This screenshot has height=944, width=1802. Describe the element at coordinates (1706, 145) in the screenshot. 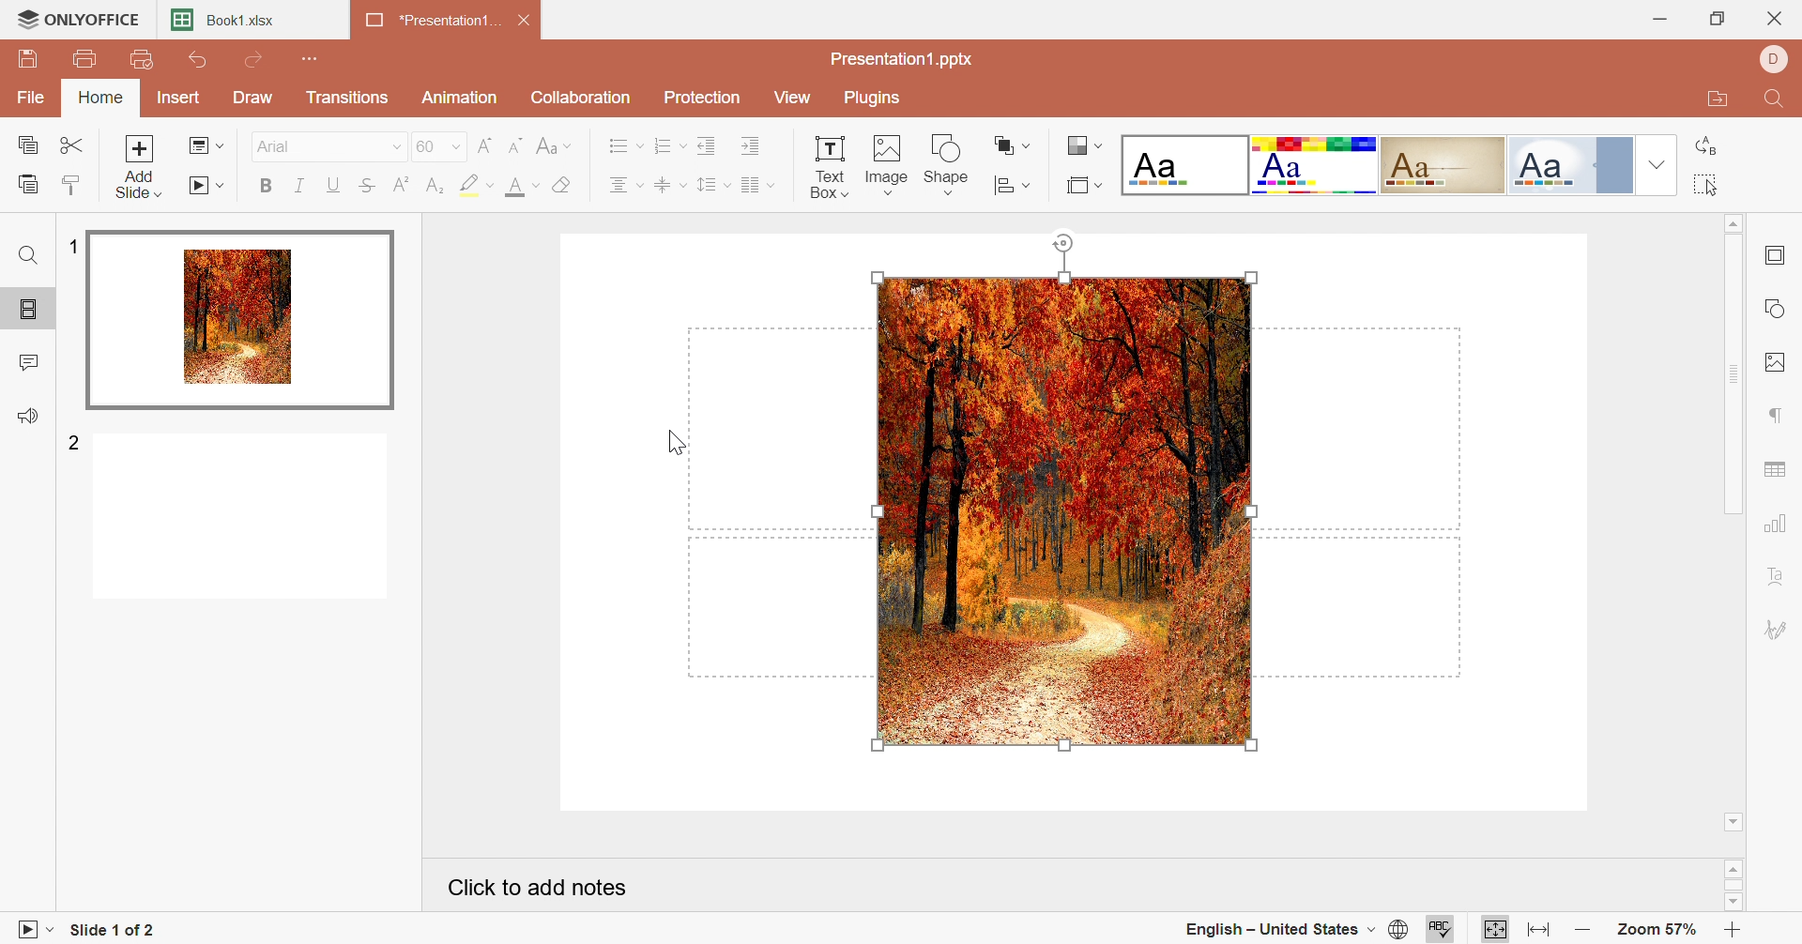

I see `Replace` at that location.